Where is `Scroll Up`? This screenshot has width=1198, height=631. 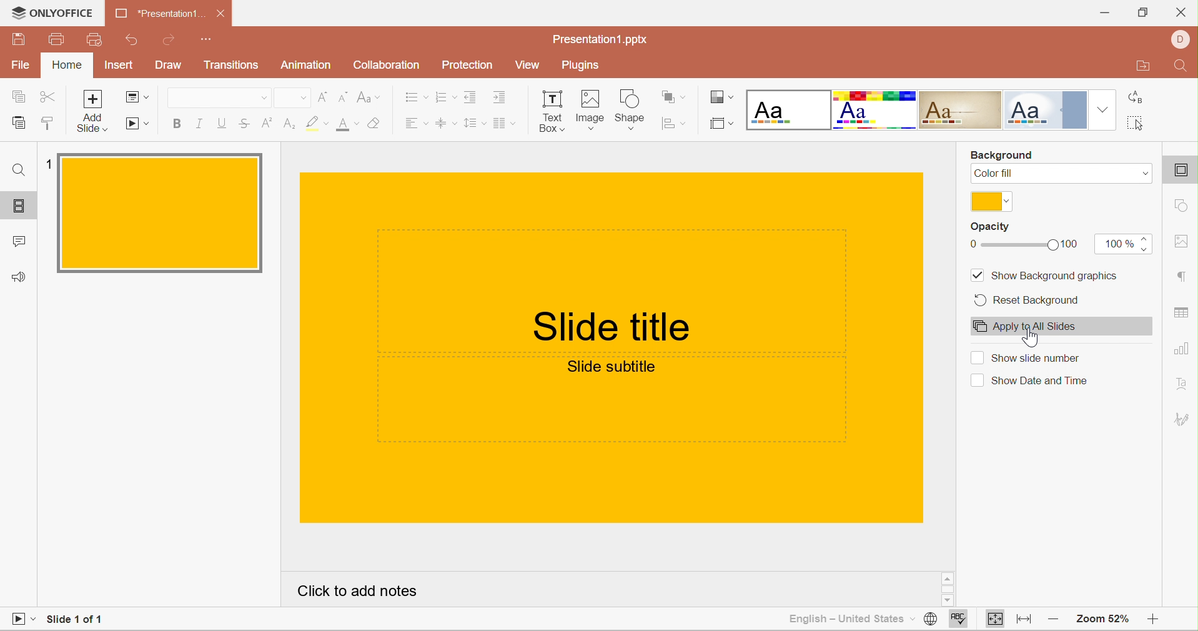 Scroll Up is located at coordinates (1155, 577).